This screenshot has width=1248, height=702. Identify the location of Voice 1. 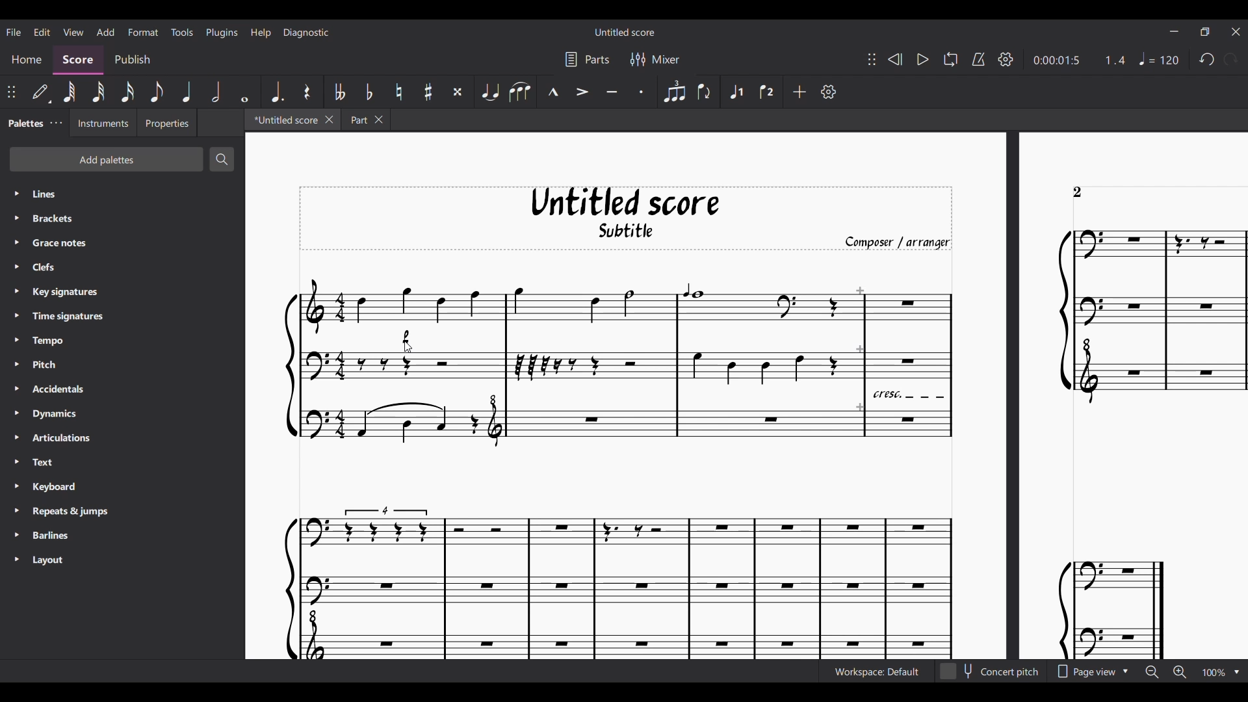
(734, 92).